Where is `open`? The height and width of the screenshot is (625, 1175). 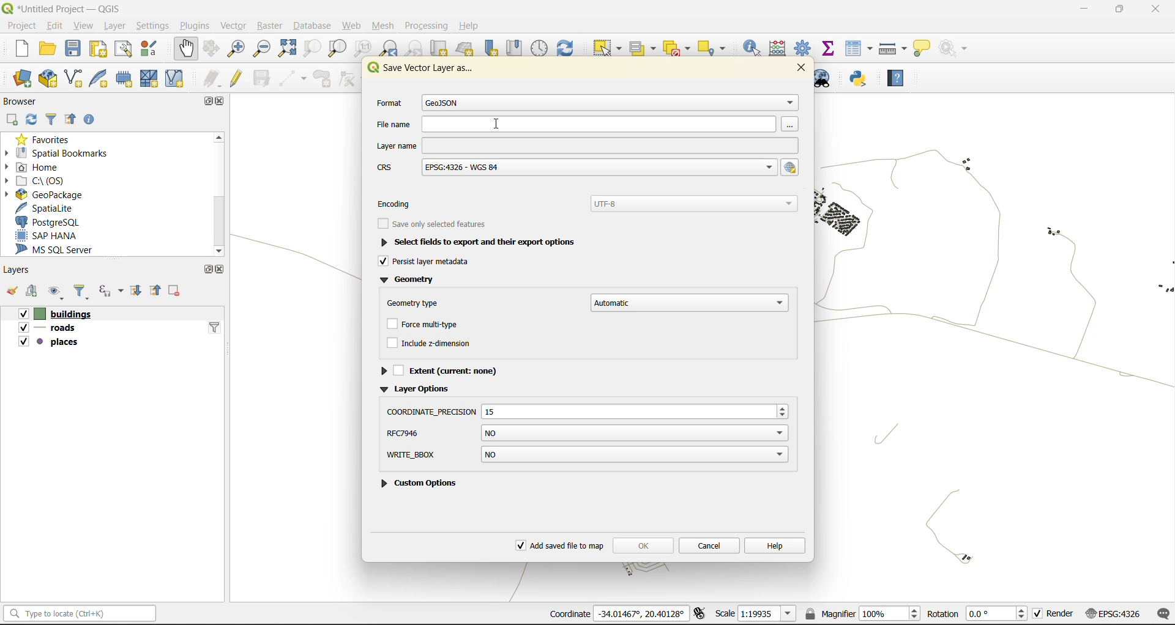
open is located at coordinates (10, 292).